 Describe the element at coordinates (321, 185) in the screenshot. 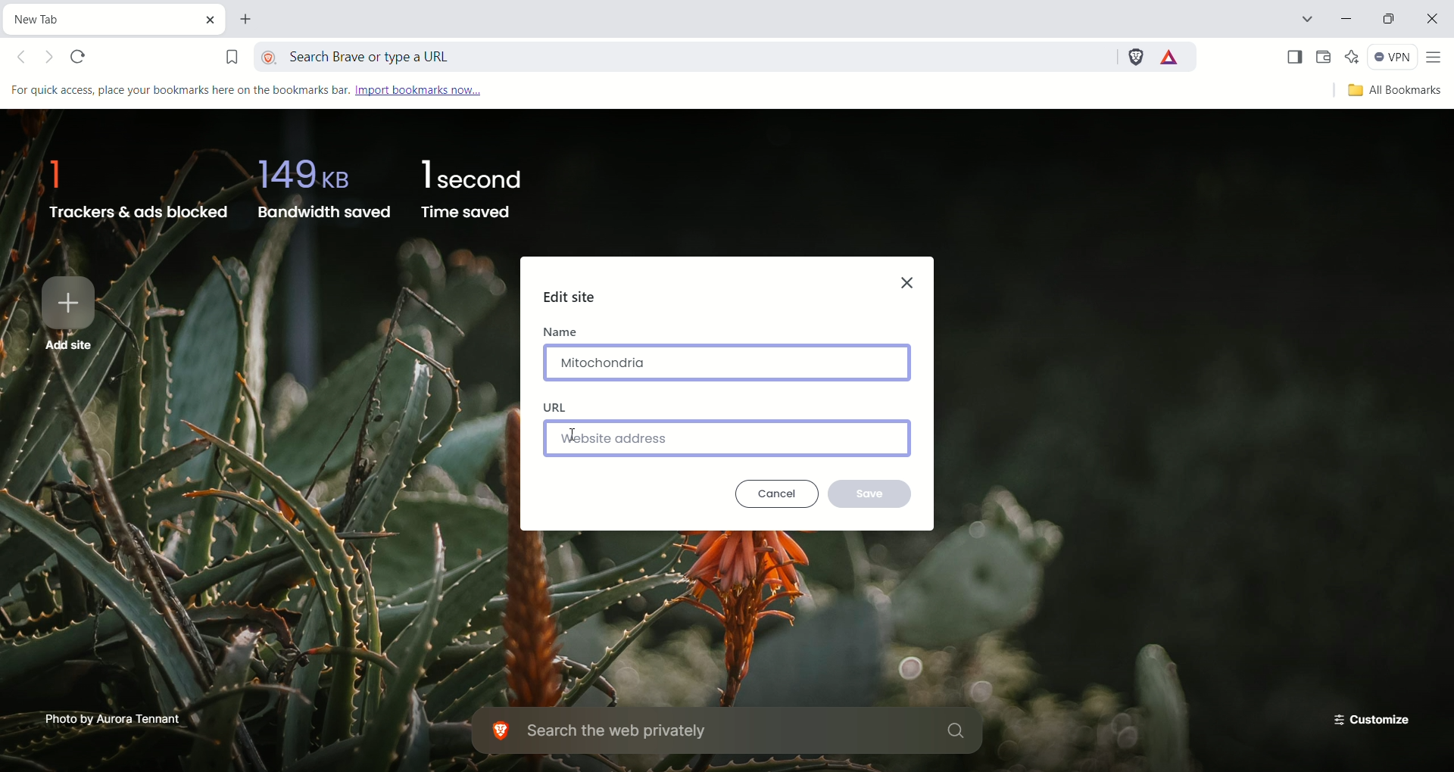

I see `bandwidth saved` at that location.